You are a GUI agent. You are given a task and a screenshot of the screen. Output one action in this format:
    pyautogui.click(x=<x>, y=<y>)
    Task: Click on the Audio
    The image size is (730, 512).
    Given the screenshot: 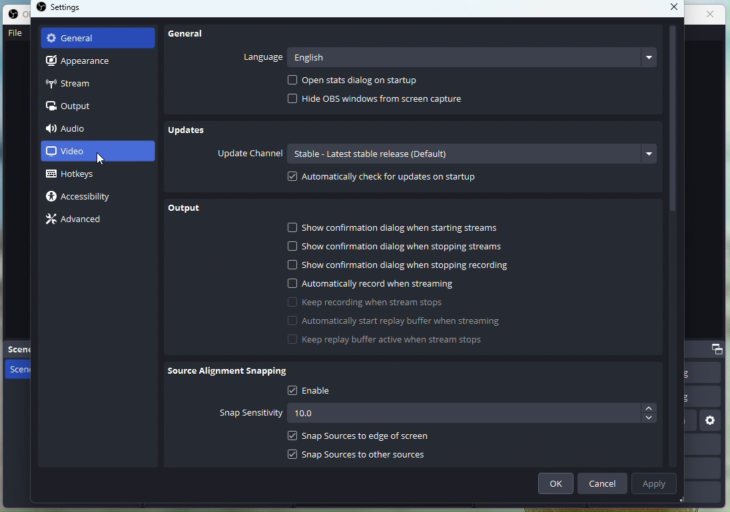 What is the action you would take?
    pyautogui.click(x=88, y=128)
    